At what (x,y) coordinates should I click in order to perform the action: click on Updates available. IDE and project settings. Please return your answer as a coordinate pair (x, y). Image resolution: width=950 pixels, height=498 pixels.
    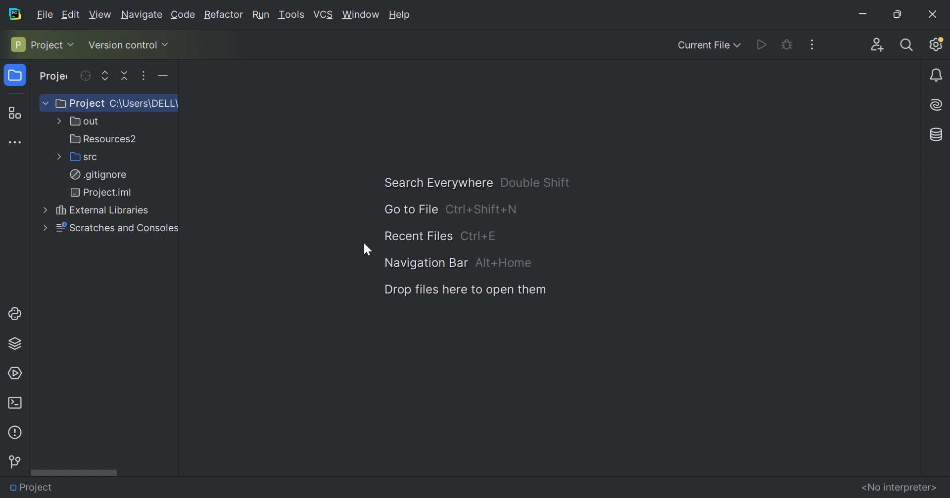
    Looking at the image, I should click on (936, 44).